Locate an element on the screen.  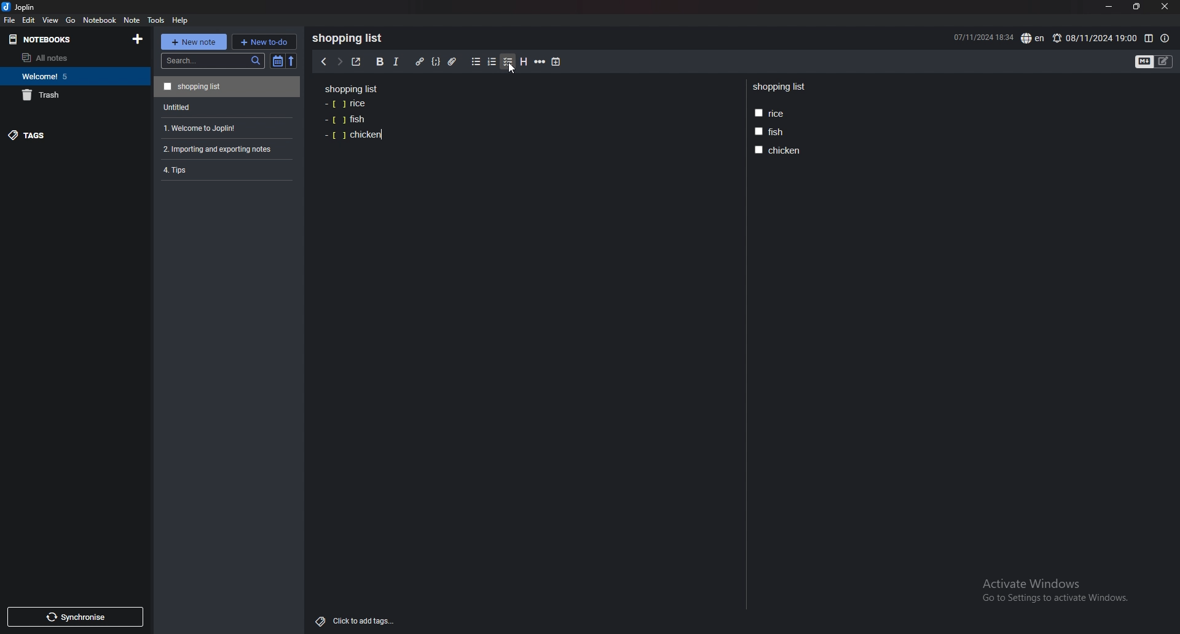
edit is located at coordinates (29, 20).